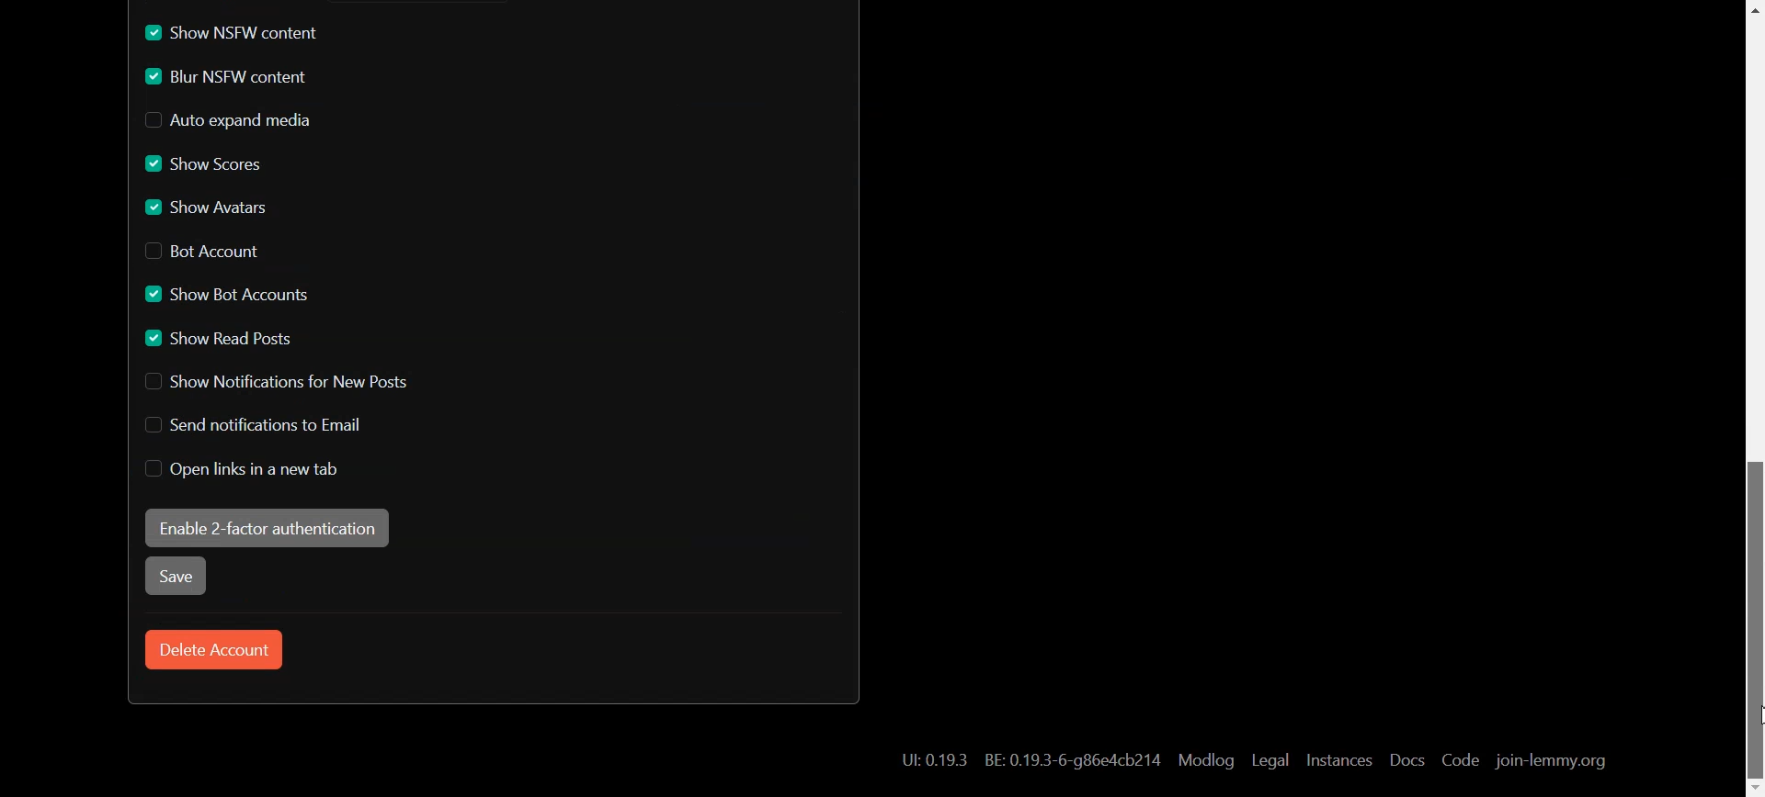 The image size is (1765, 797). What do you see at coordinates (261, 423) in the screenshot?
I see `Disable Send notification to Email` at bounding box center [261, 423].